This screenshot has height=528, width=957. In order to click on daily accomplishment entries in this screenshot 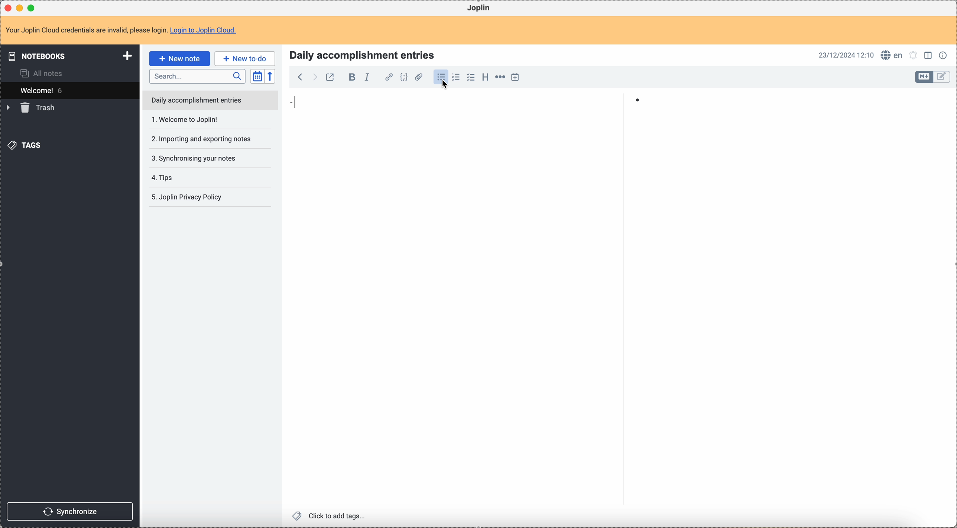, I will do `click(196, 99)`.